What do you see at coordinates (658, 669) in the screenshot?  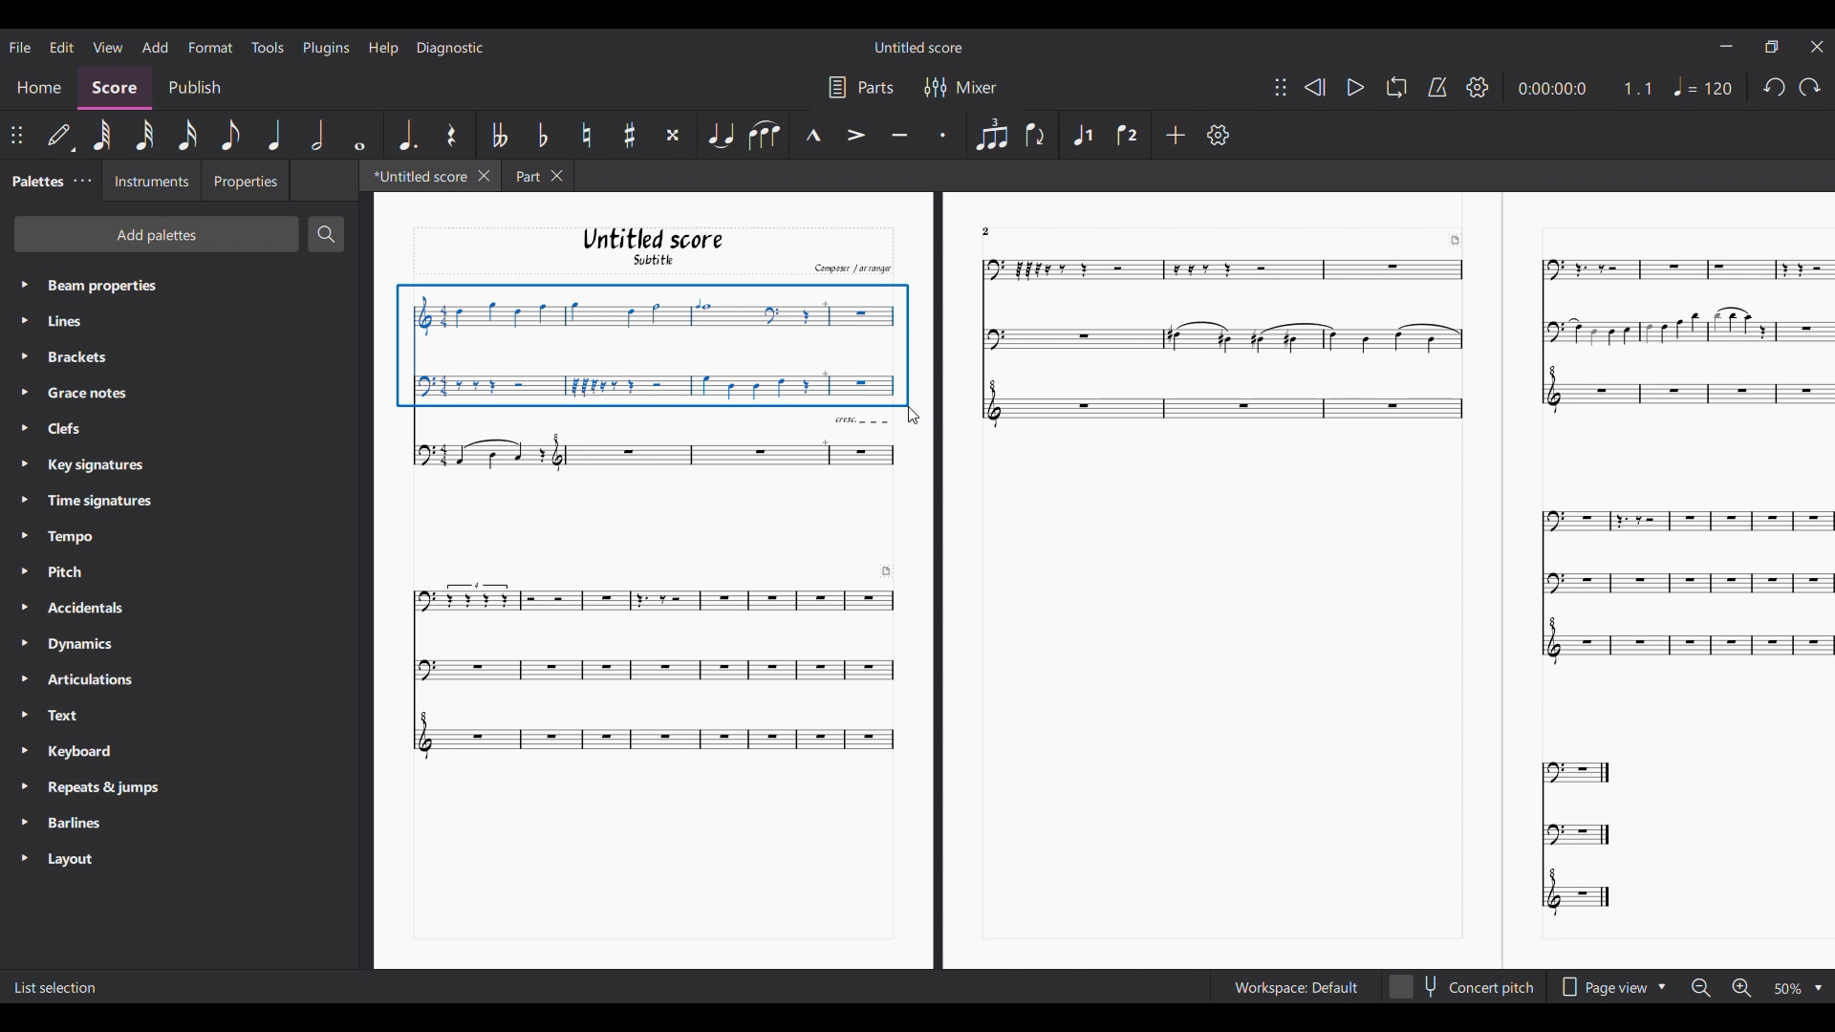 I see `` at bounding box center [658, 669].